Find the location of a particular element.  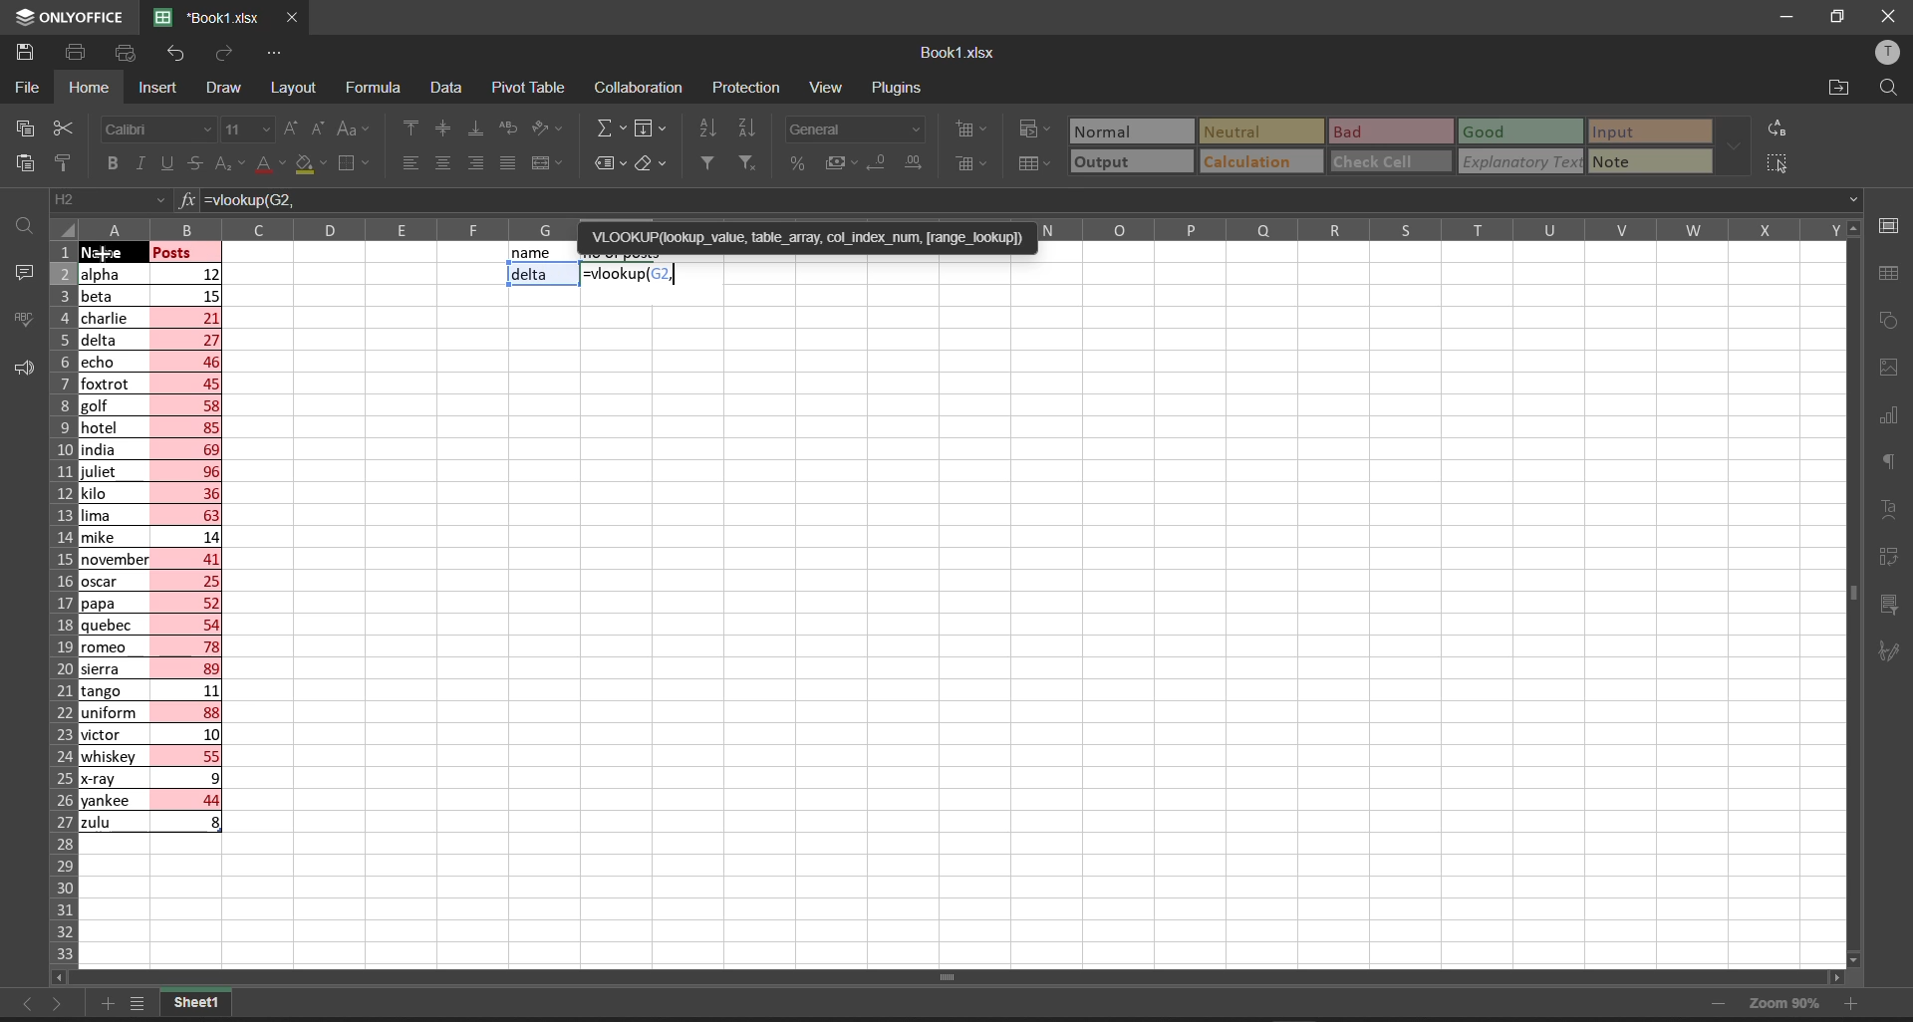

pivot table is located at coordinates (529, 85).